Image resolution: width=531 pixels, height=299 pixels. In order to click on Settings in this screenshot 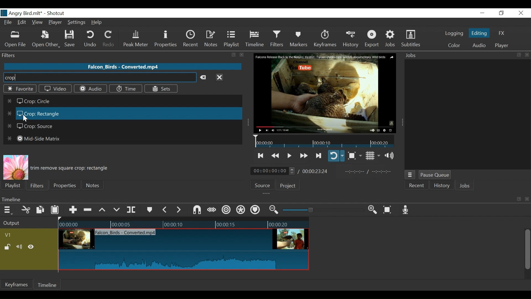, I will do `click(77, 23)`.